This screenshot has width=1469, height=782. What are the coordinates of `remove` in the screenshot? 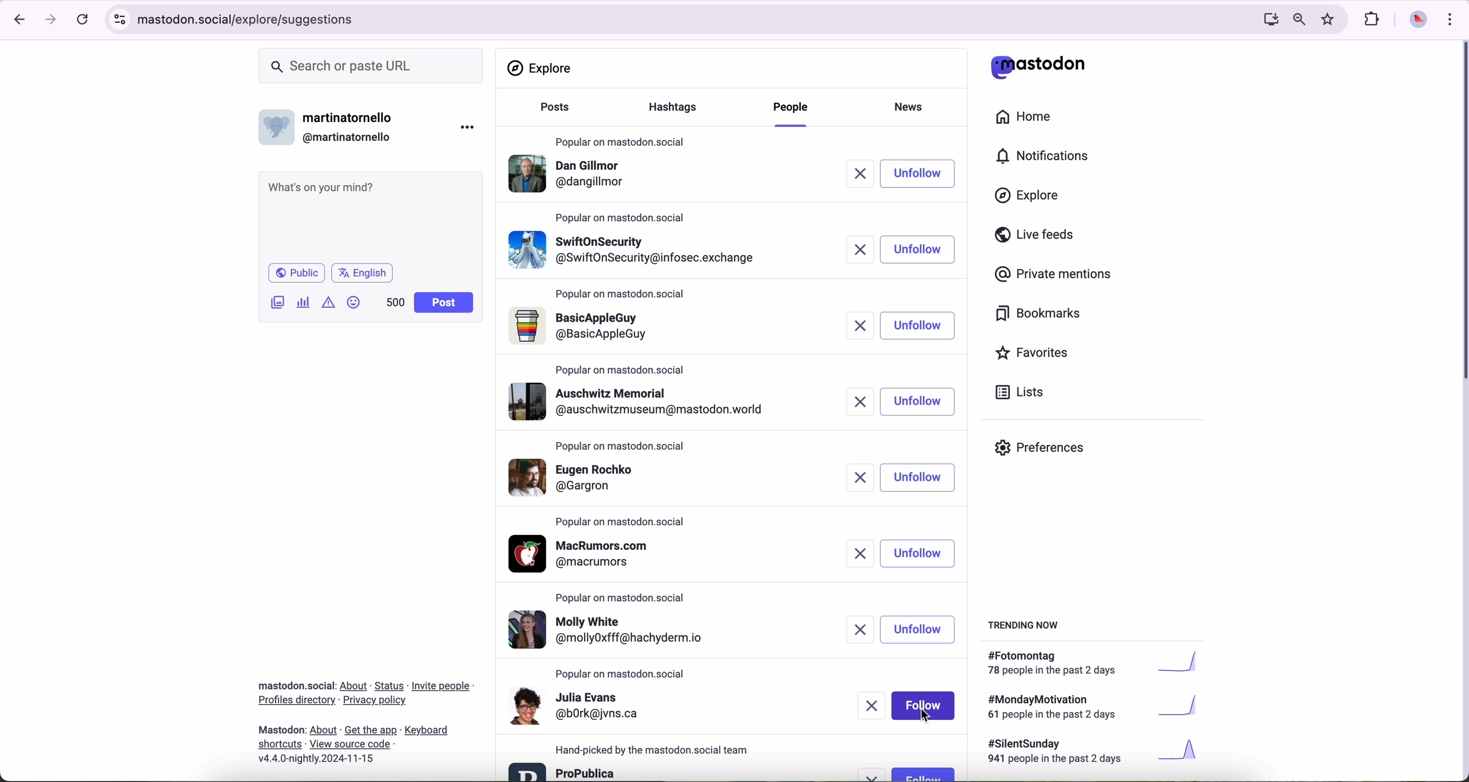 It's located at (864, 402).